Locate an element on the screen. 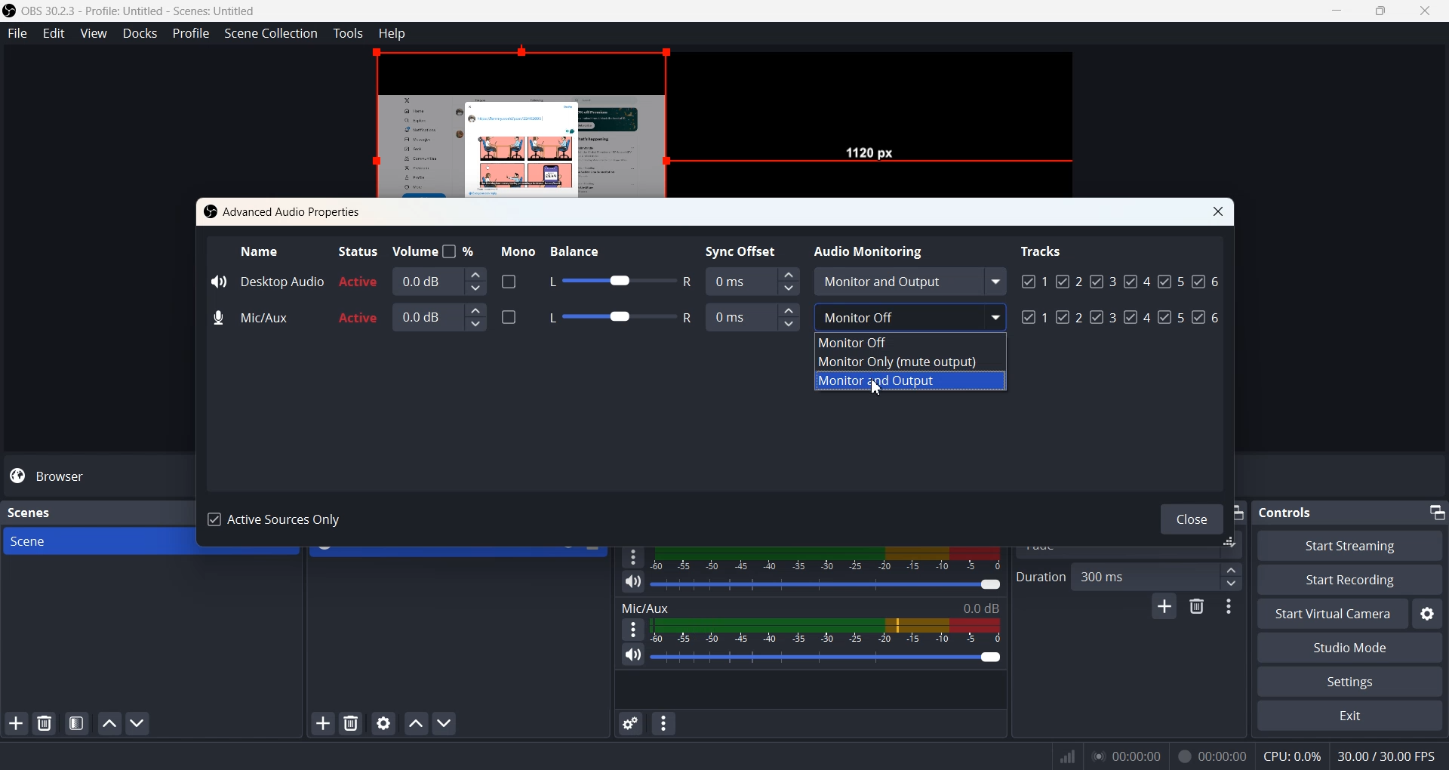 Image resolution: width=1449 pixels, height=770 pixels. Minimize is located at coordinates (1435, 510).